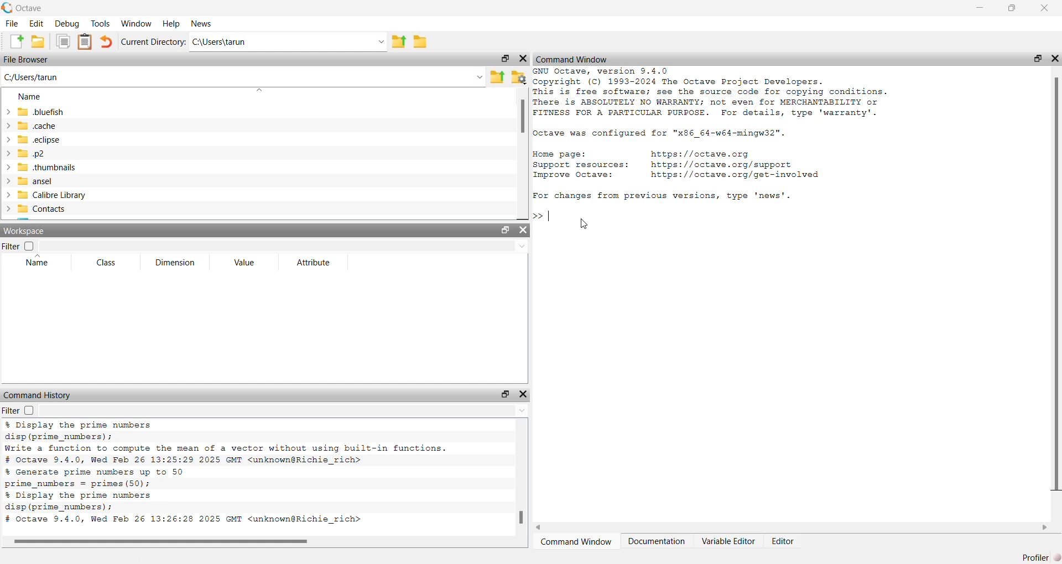  I want to click on Command Window, so click(572, 60).